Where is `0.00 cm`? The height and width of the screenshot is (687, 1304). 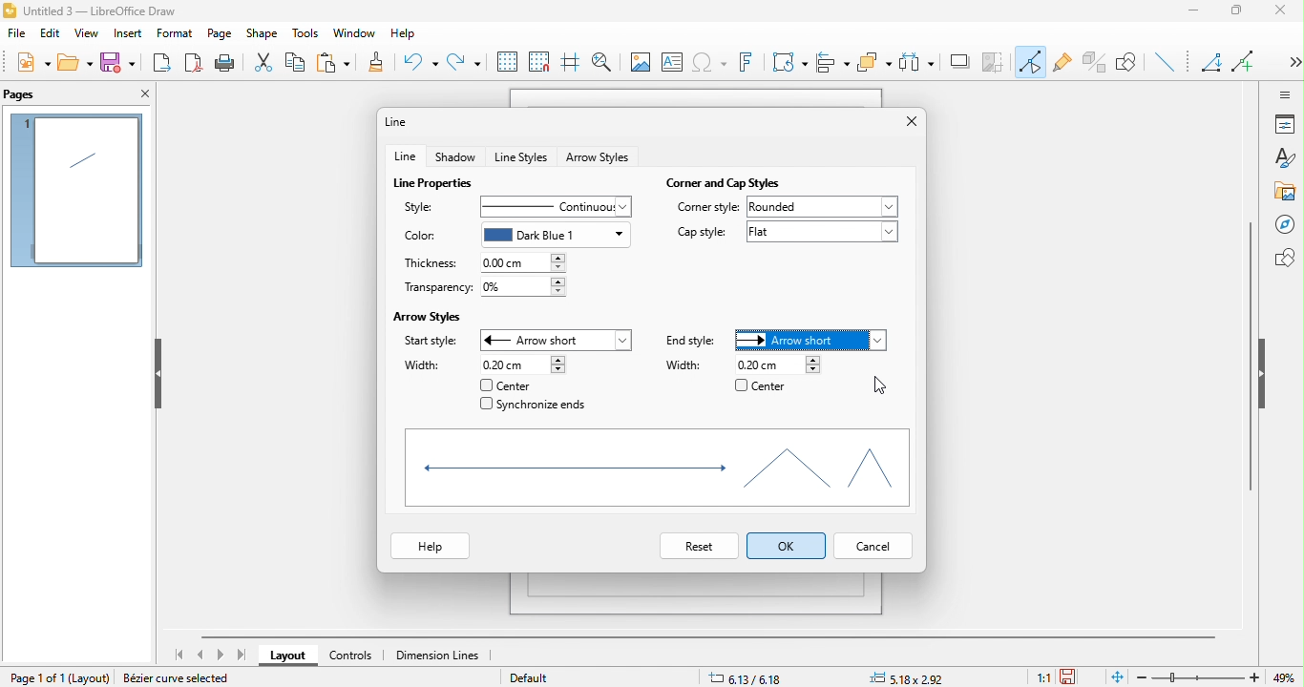
0.00 cm is located at coordinates (525, 262).